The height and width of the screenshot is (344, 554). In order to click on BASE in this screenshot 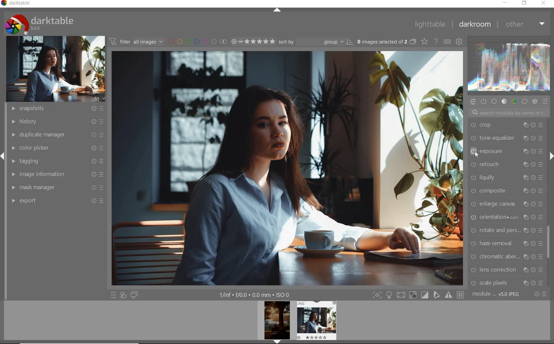, I will do `click(494, 102)`.